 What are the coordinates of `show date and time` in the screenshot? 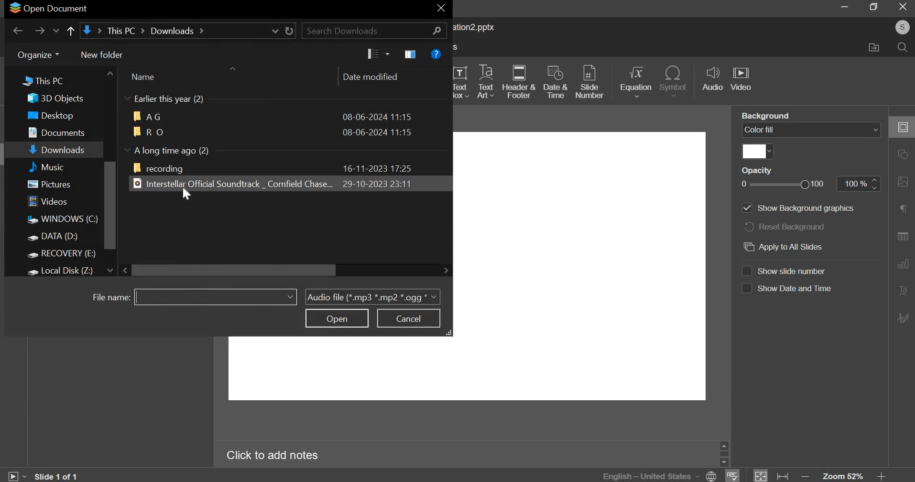 It's located at (788, 289).